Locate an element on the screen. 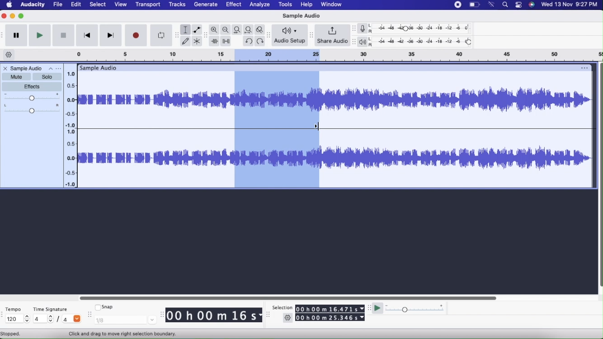 The width and height of the screenshot is (603, 339). Envelope Tool is located at coordinates (197, 30).